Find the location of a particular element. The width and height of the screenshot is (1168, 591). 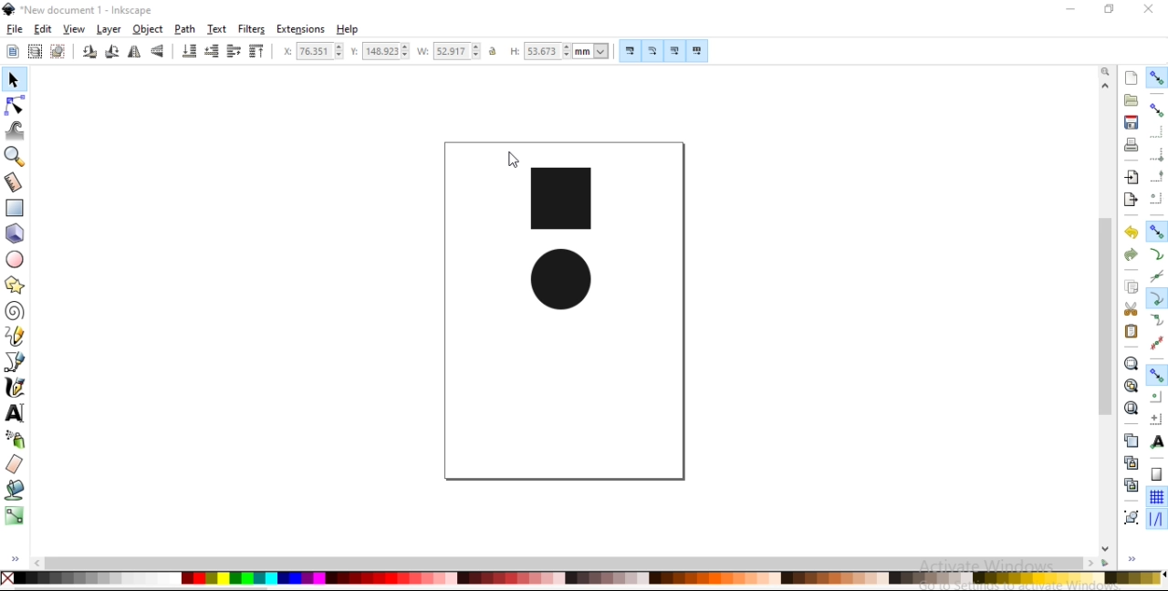

snap midpoints of bounding box edges is located at coordinates (1157, 177).